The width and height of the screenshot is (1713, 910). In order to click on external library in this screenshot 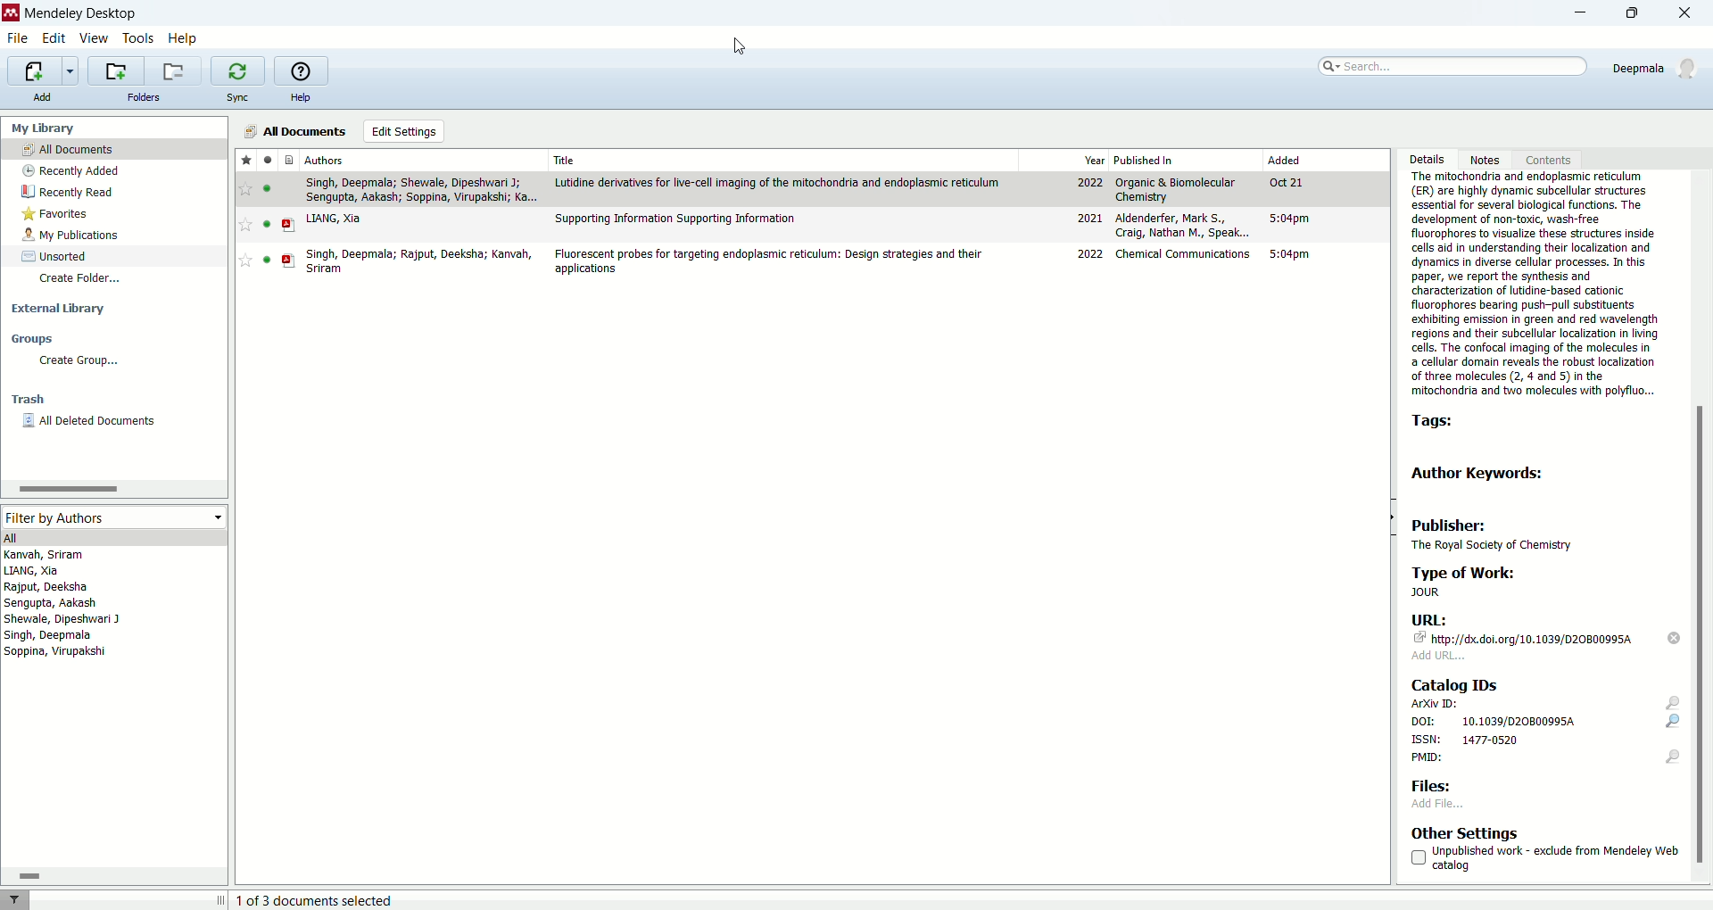, I will do `click(59, 309)`.